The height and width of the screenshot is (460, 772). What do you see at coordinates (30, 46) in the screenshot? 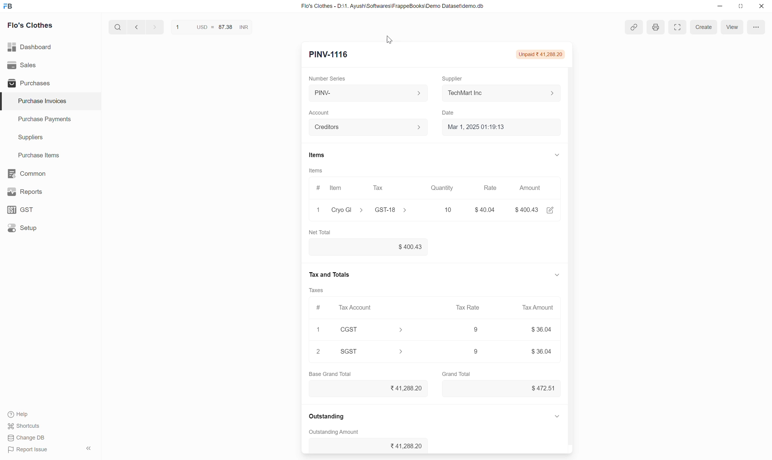
I see `Dashboard` at bounding box center [30, 46].